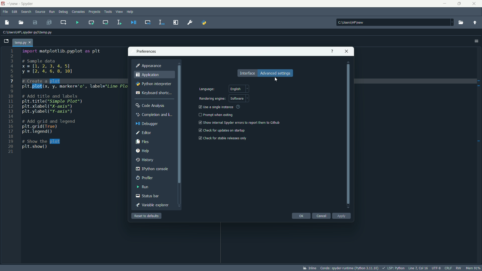  I want to click on check for stable release only, so click(225, 138).